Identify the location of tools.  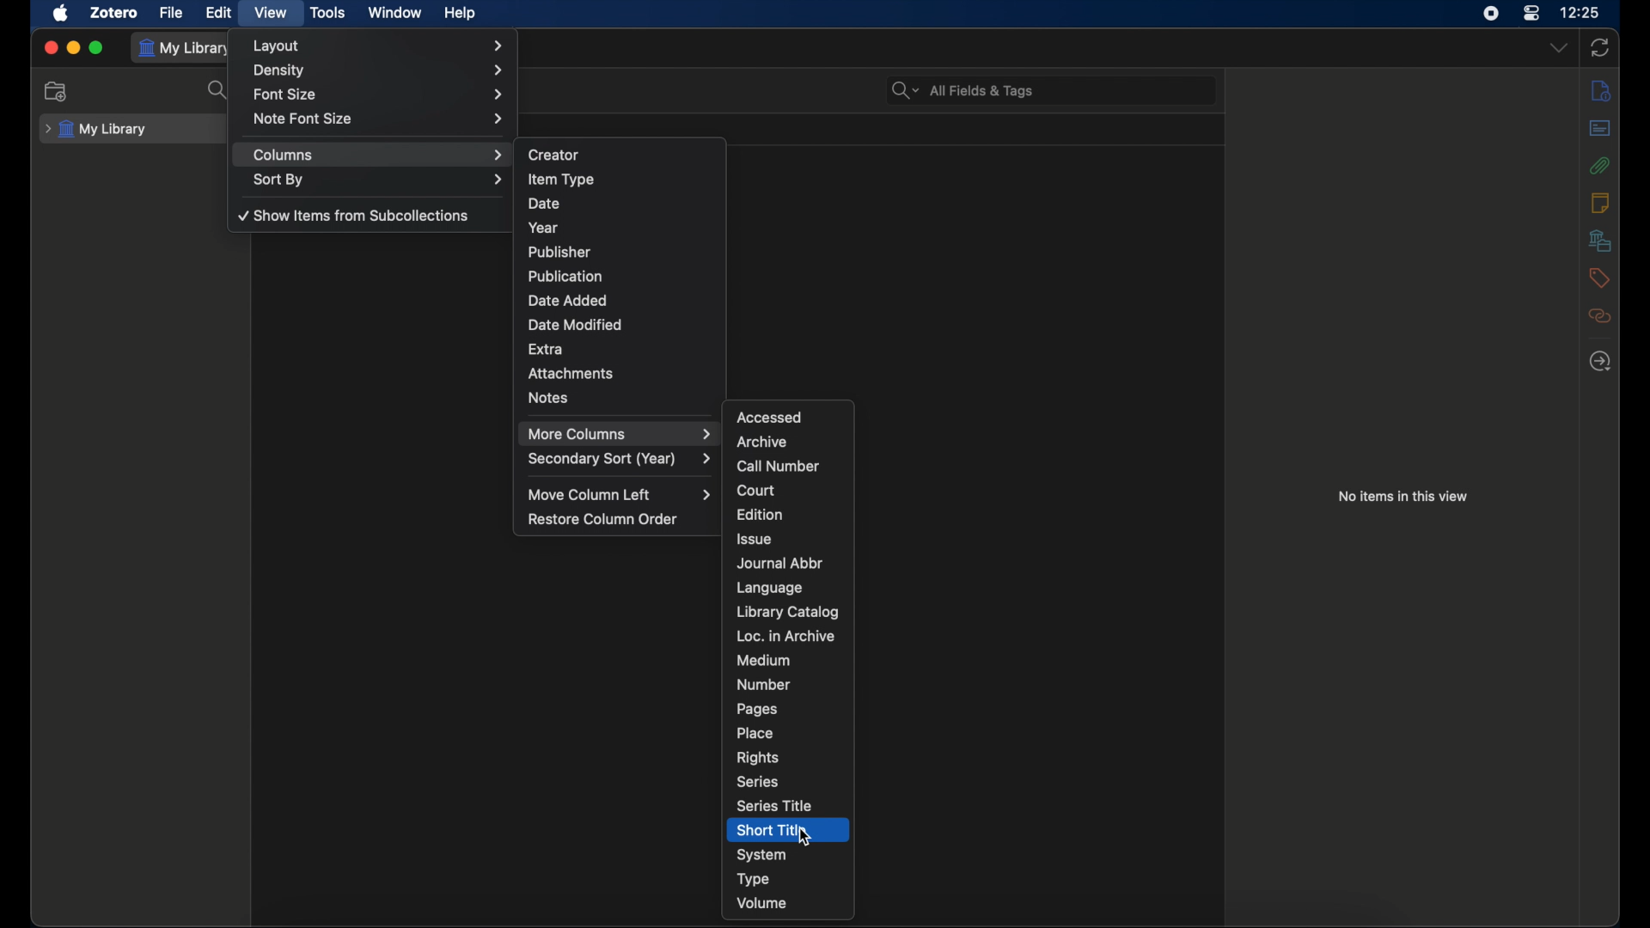
(328, 13).